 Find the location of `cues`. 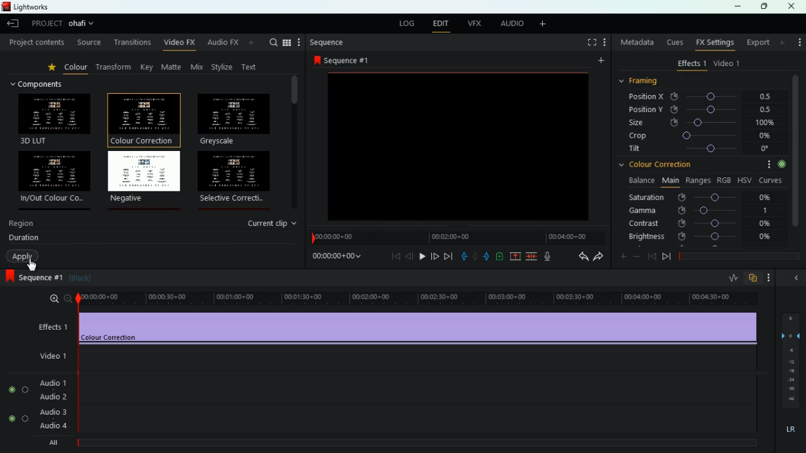

cues is located at coordinates (676, 43).